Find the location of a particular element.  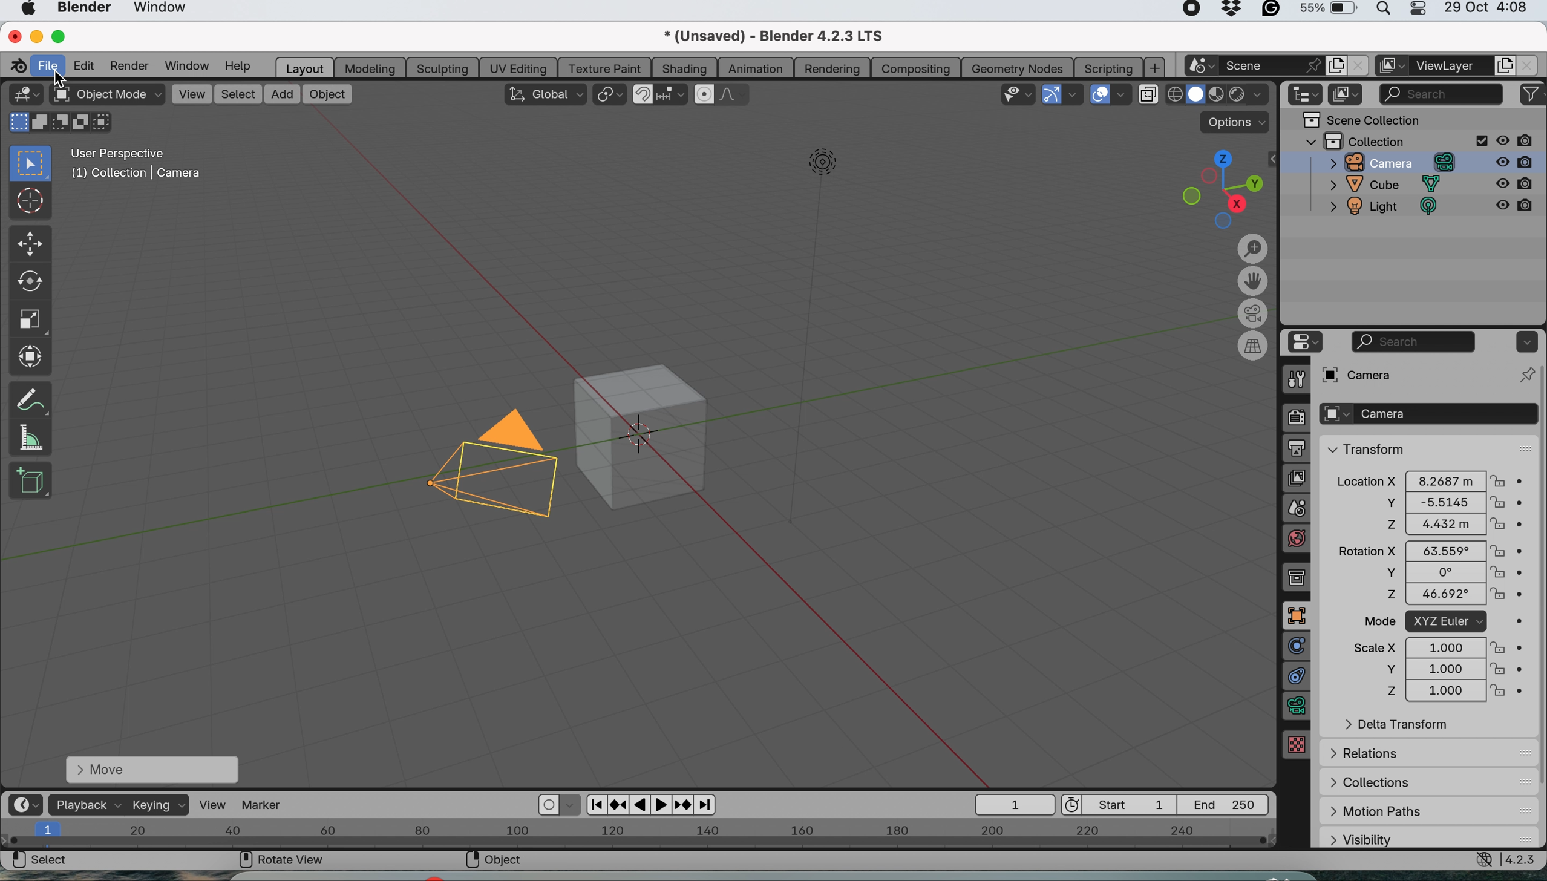

edit is located at coordinates (84, 65).